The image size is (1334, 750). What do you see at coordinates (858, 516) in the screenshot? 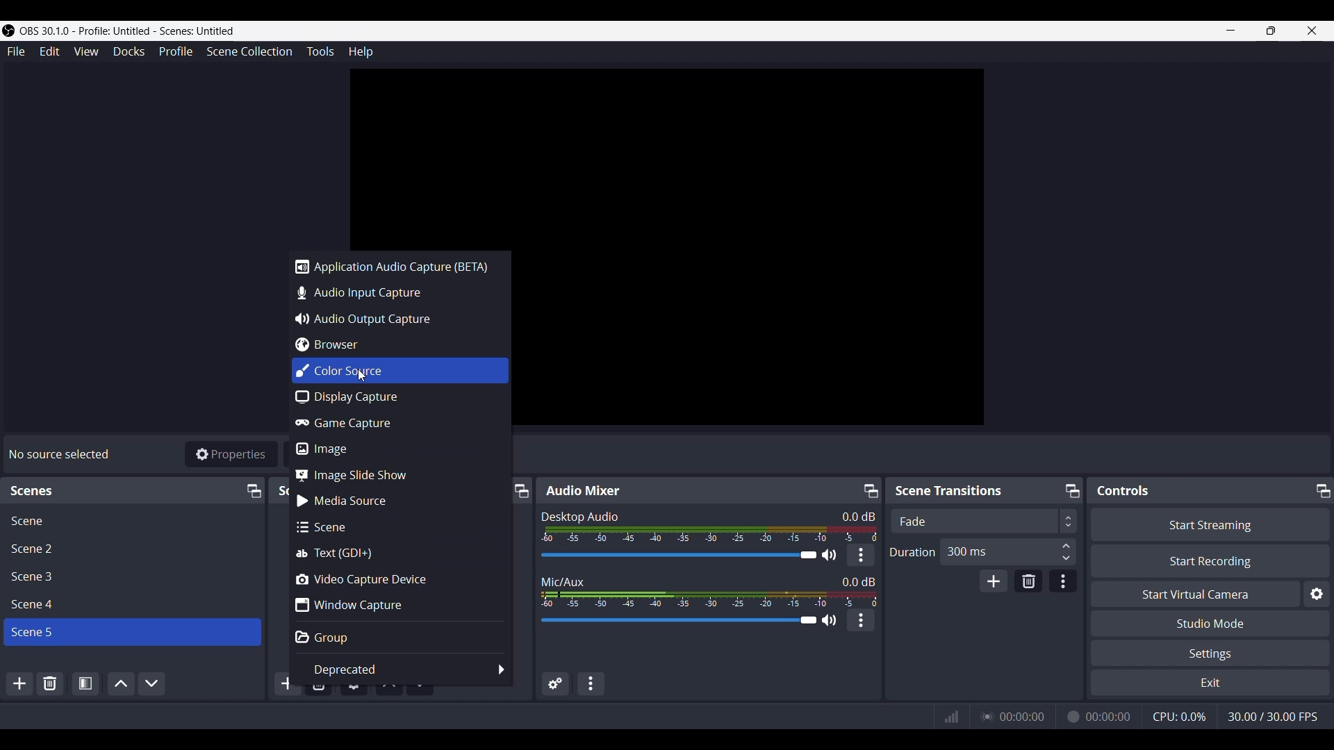
I see `0.0 dB` at bounding box center [858, 516].